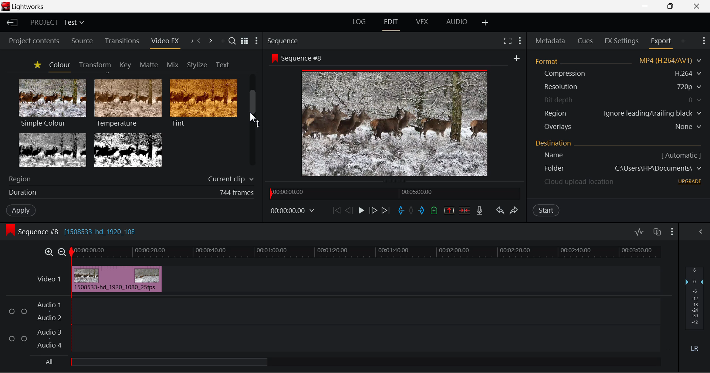  I want to click on Search, so click(233, 42).